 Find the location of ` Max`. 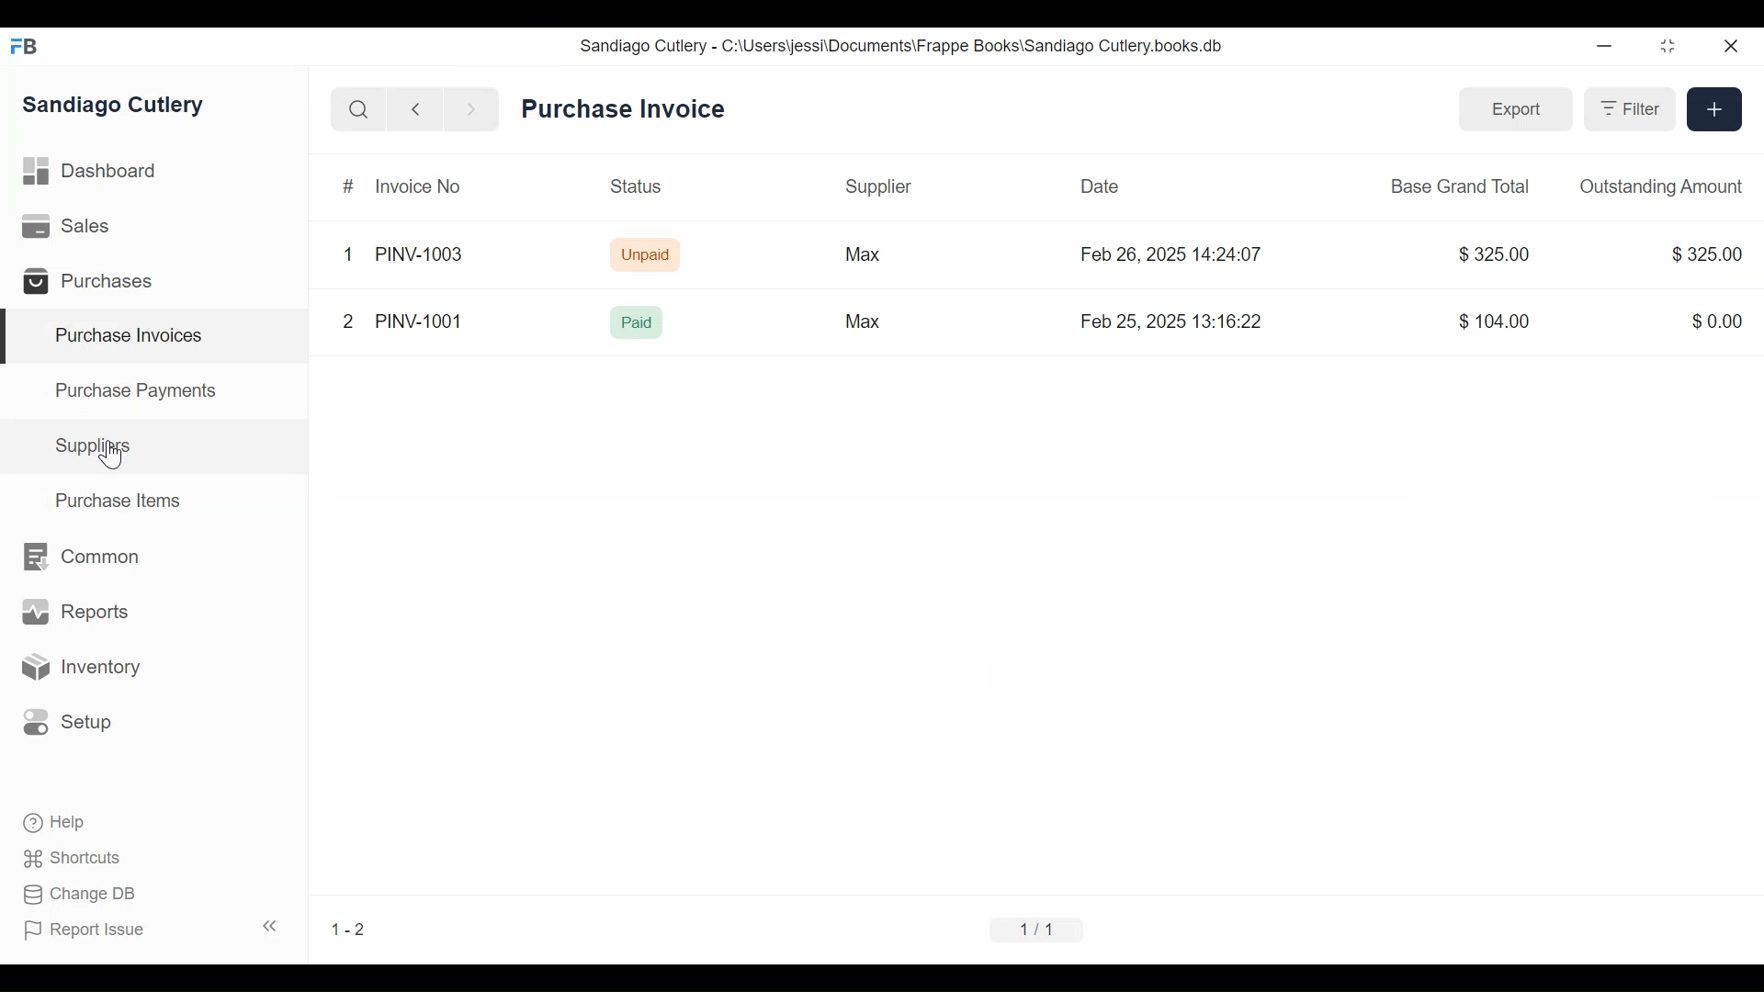

 Max is located at coordinates (870, 254).